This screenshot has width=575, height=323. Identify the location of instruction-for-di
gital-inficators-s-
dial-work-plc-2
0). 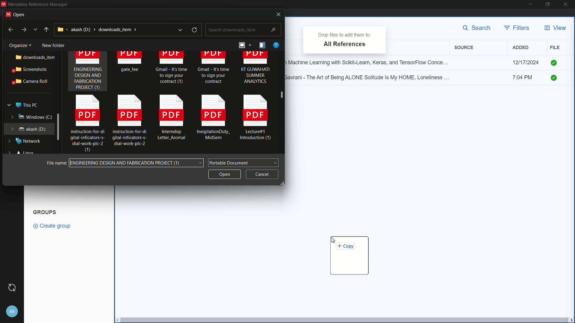
(84, 124).